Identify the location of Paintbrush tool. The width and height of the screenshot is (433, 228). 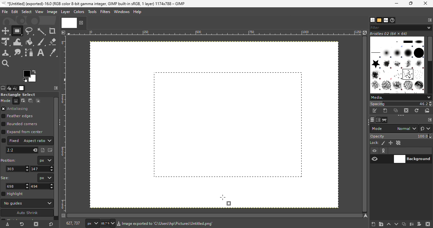
(42, 42).